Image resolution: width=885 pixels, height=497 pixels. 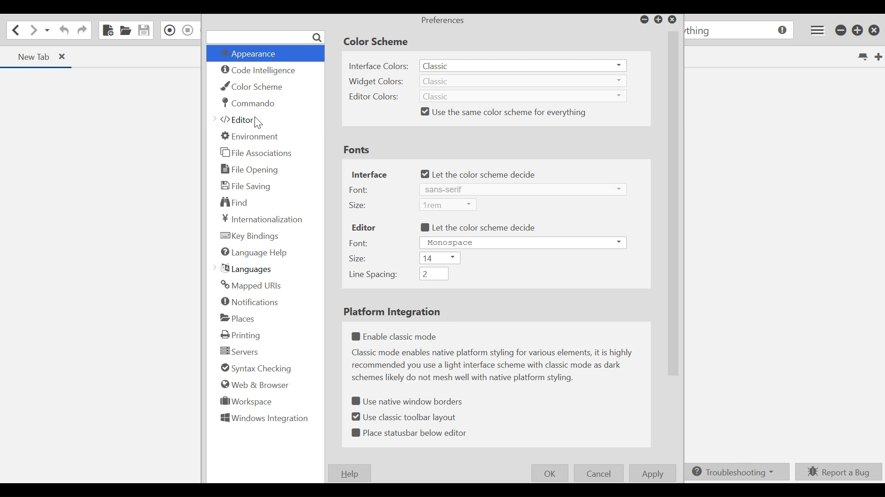 I want to click on OK, so click(x=549, y=473).